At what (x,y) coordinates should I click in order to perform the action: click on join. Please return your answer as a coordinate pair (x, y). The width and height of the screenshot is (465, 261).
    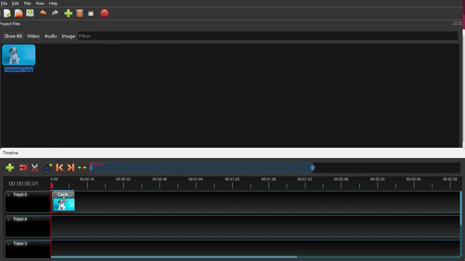
    Looking at the image, I should click on (24, 168).